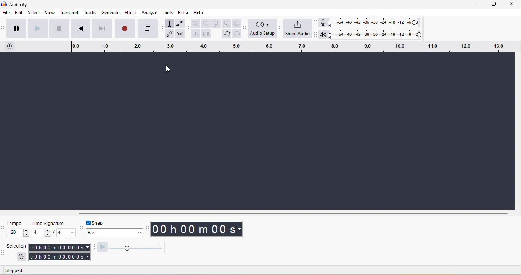  I want to click on tempo, so click(19, 230).